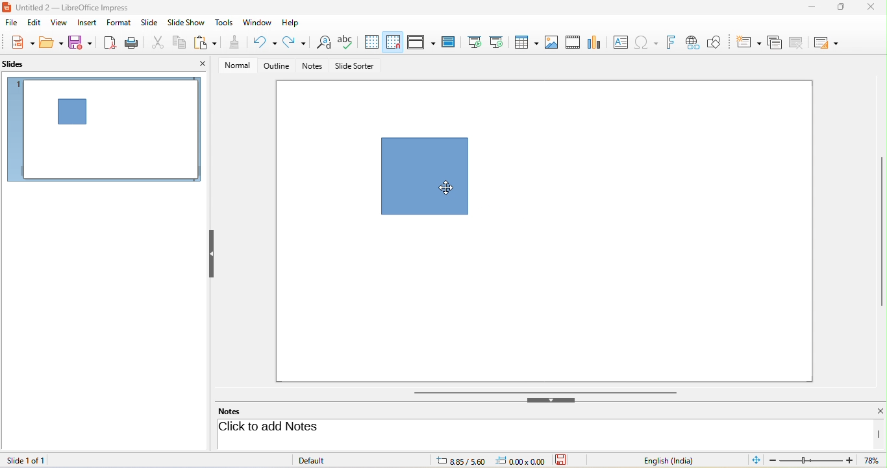 This screenshot has height=468, width=887. Describe the element at coordinates (203, 64) in the screenshot. I see `close` at that location.